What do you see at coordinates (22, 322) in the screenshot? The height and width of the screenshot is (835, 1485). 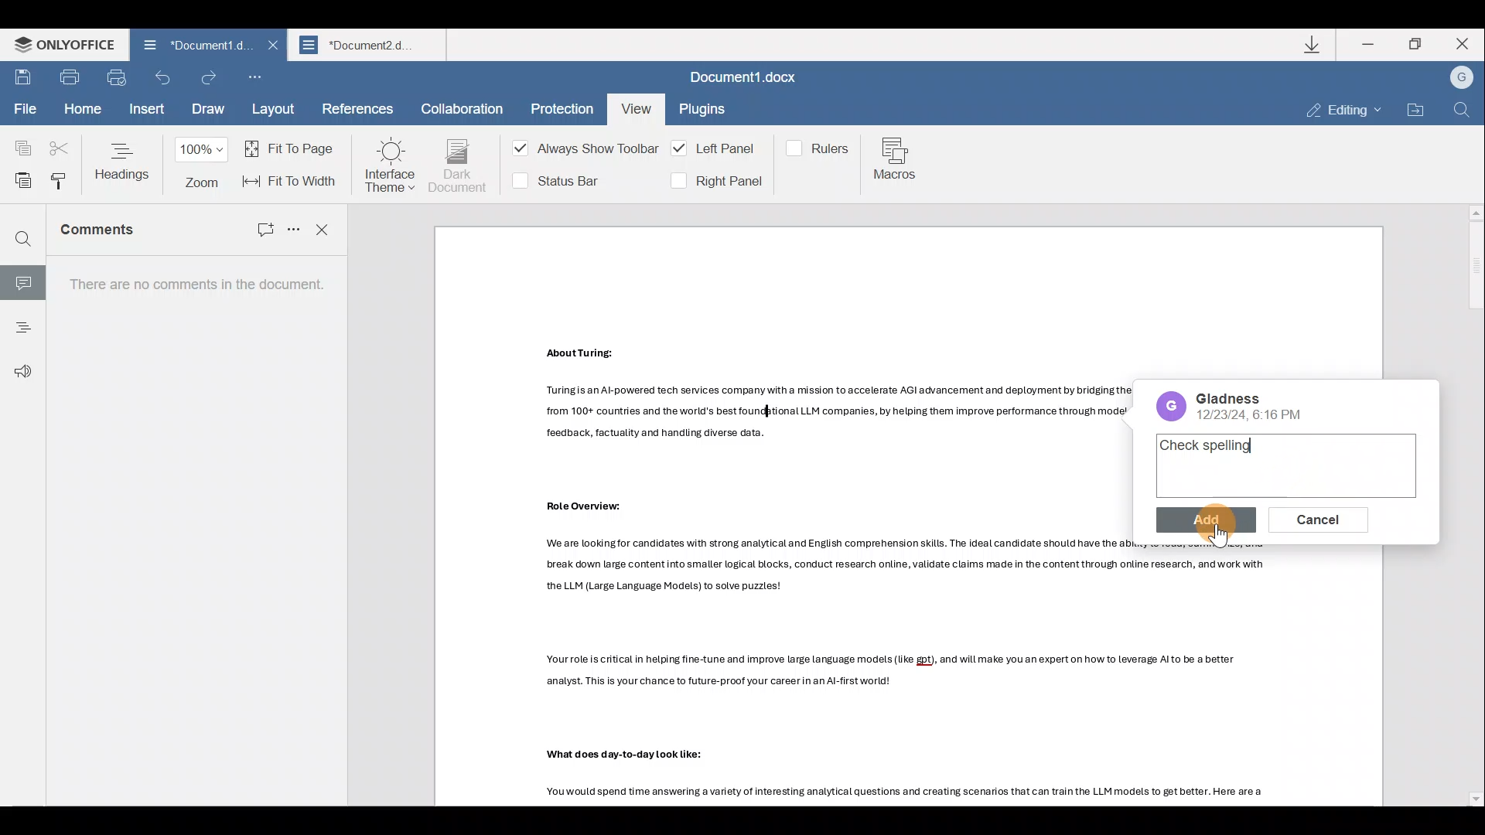 I see `Headings` at bounding box center [22, 322].